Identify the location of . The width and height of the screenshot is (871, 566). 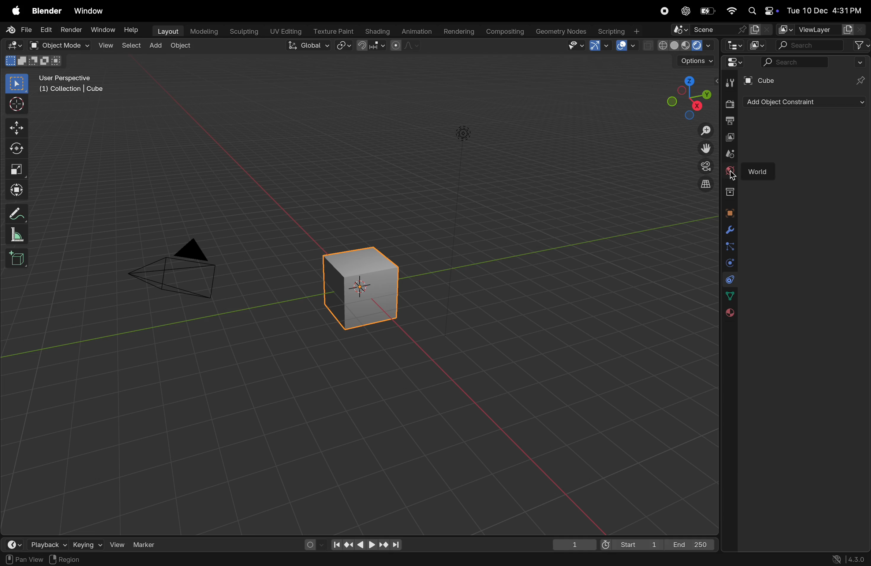
(815, 62).